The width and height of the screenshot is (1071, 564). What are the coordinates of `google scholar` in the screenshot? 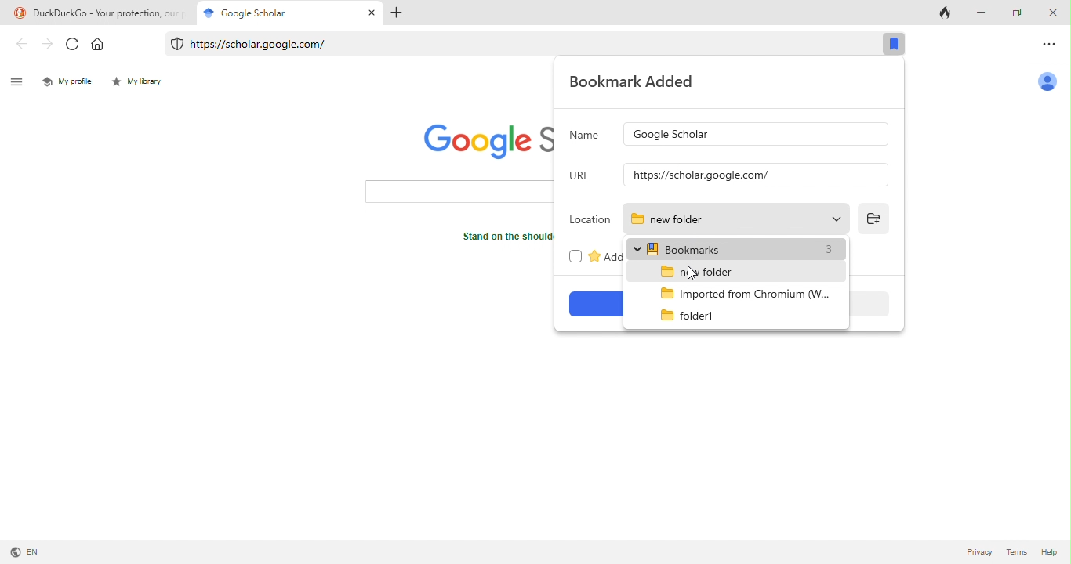 It's located at (756, 134).